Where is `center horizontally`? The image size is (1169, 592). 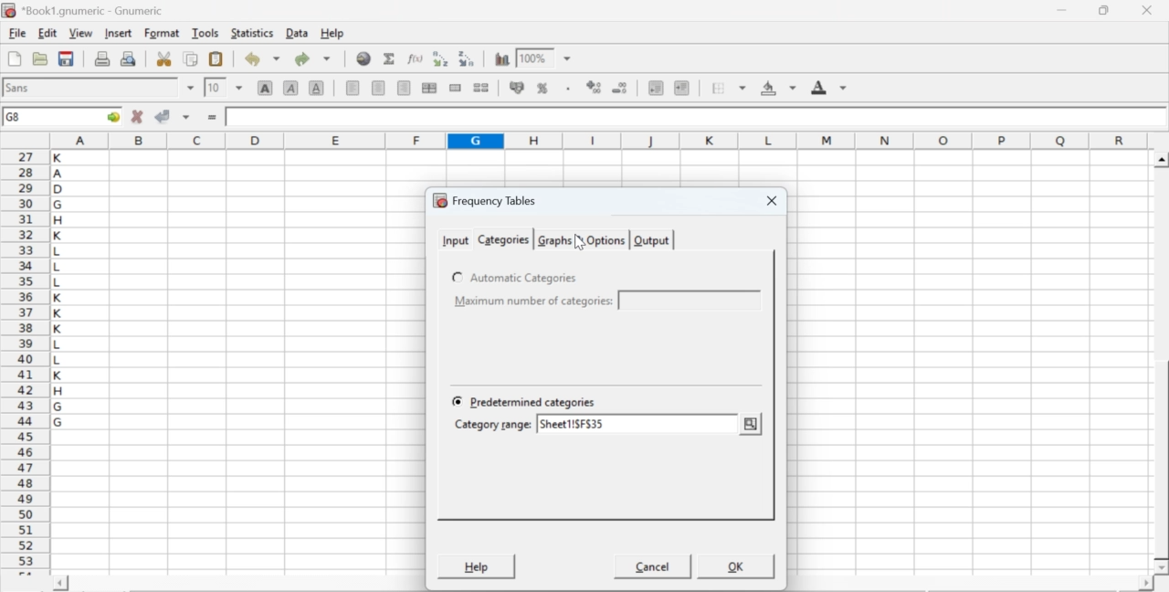
center horizontally is located at coordinates (379, 88).